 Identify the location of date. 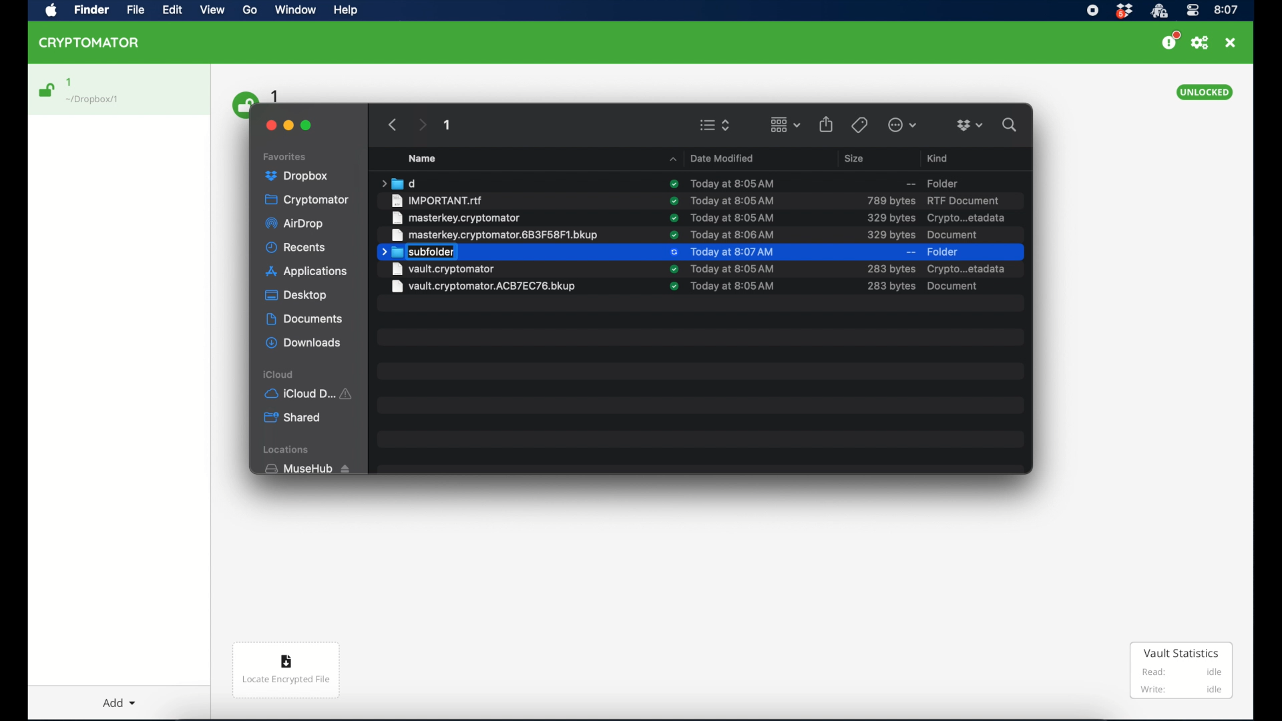
(738, 234).